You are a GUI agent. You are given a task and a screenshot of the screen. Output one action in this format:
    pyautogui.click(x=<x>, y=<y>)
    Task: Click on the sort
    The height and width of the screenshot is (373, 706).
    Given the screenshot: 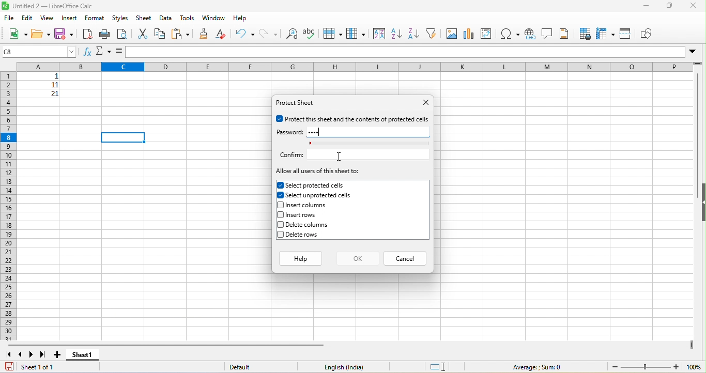 What is the action you would take?
    pyautogui.click(x=379, y=33)
    